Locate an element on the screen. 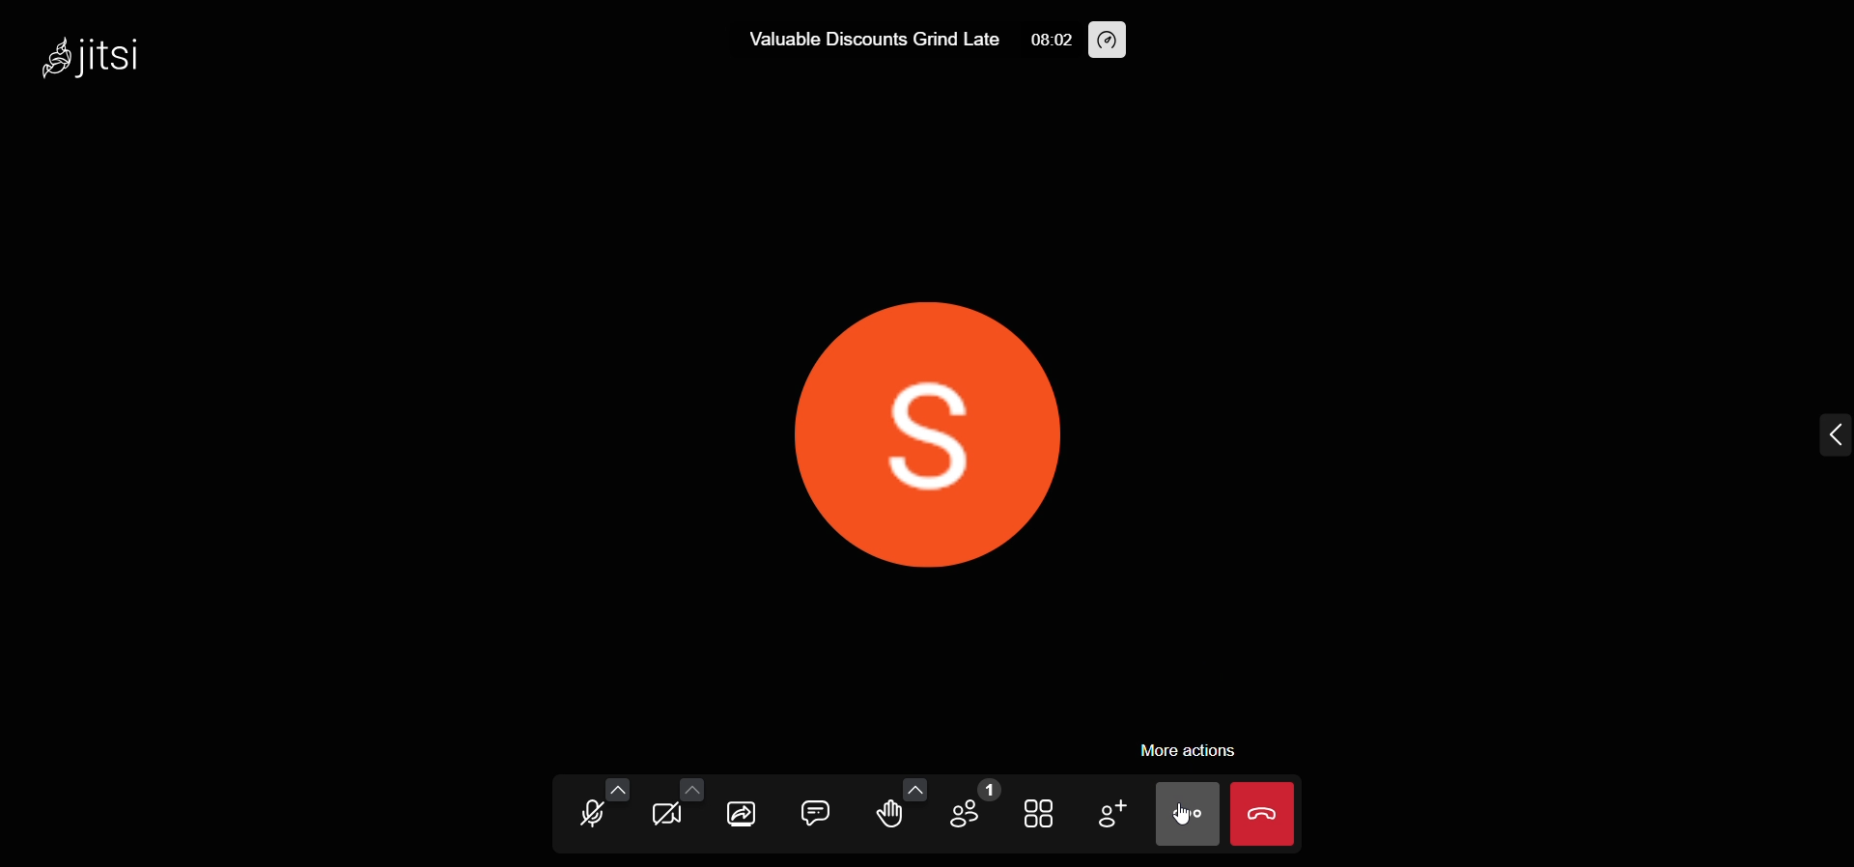 The image size is (1854, 867). performance setting is located at coordinates (1109, 41).